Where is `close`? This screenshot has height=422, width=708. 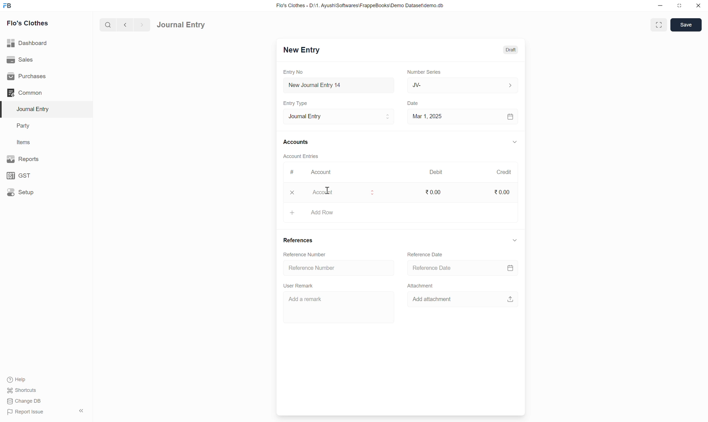 close is located at coordinates (698, 5).